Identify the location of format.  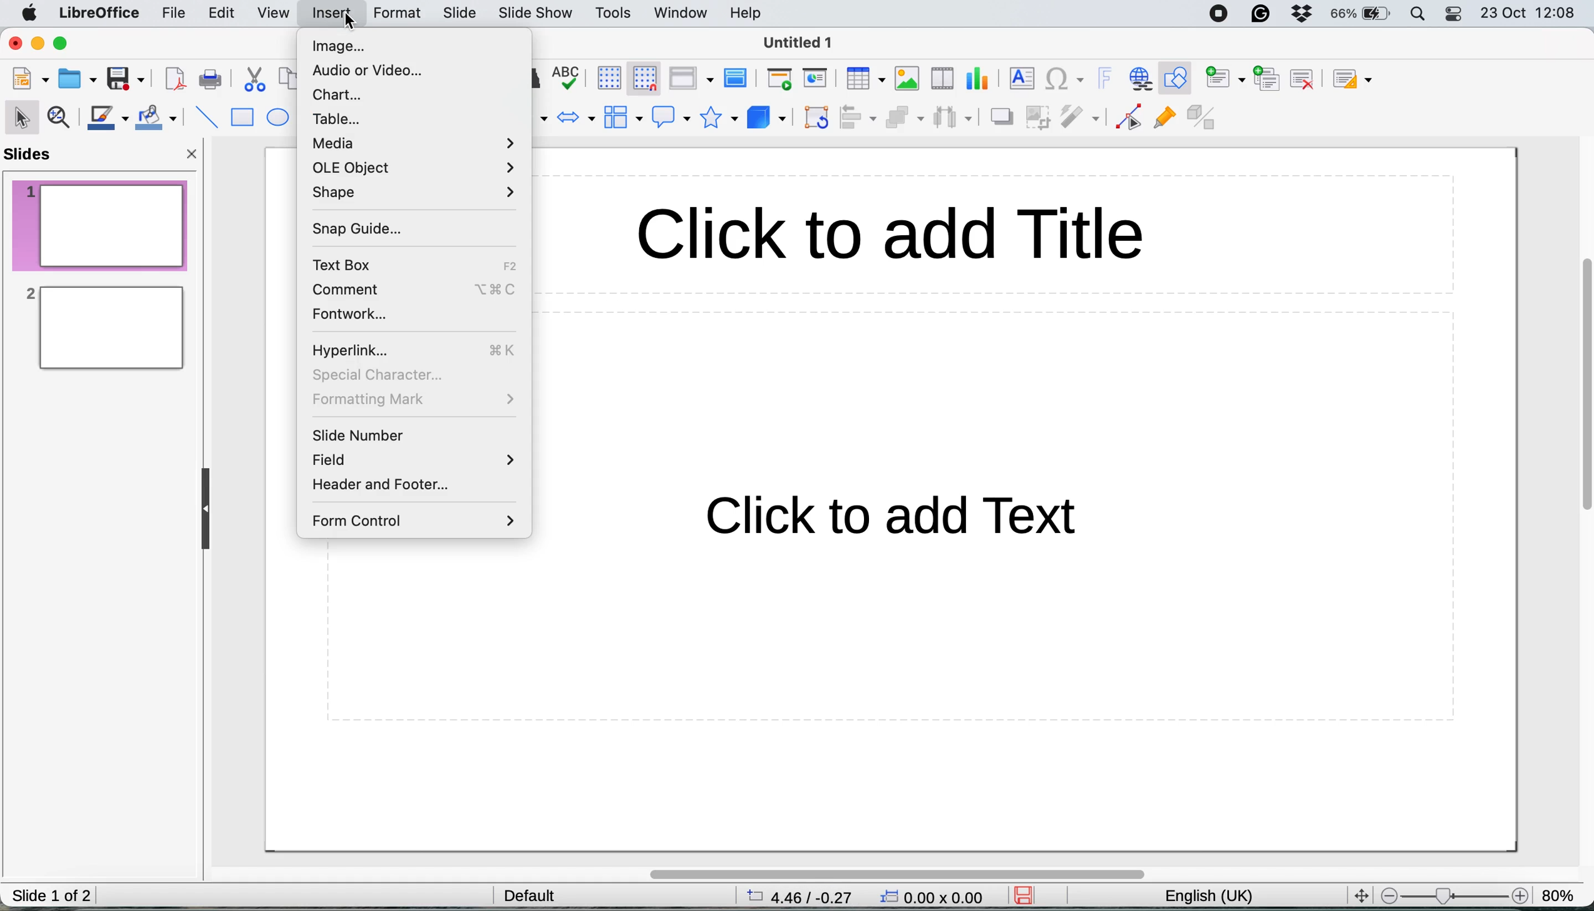
(400, 14).